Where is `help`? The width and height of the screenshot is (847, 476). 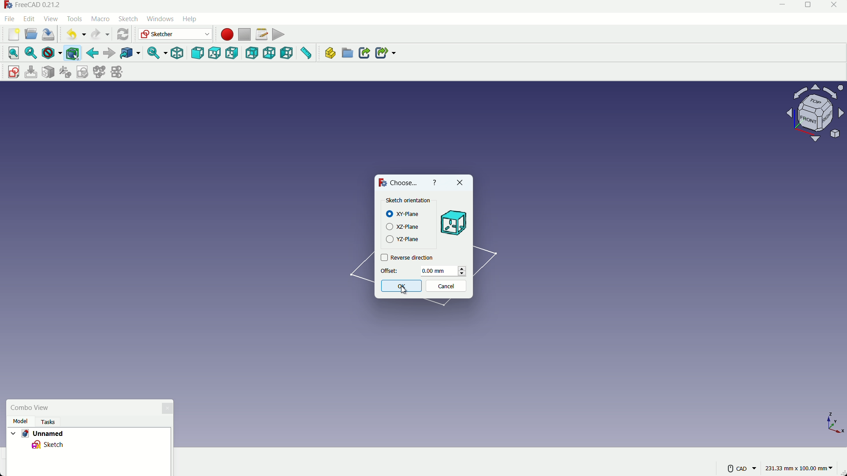 help is located at coordinates (434, 183).